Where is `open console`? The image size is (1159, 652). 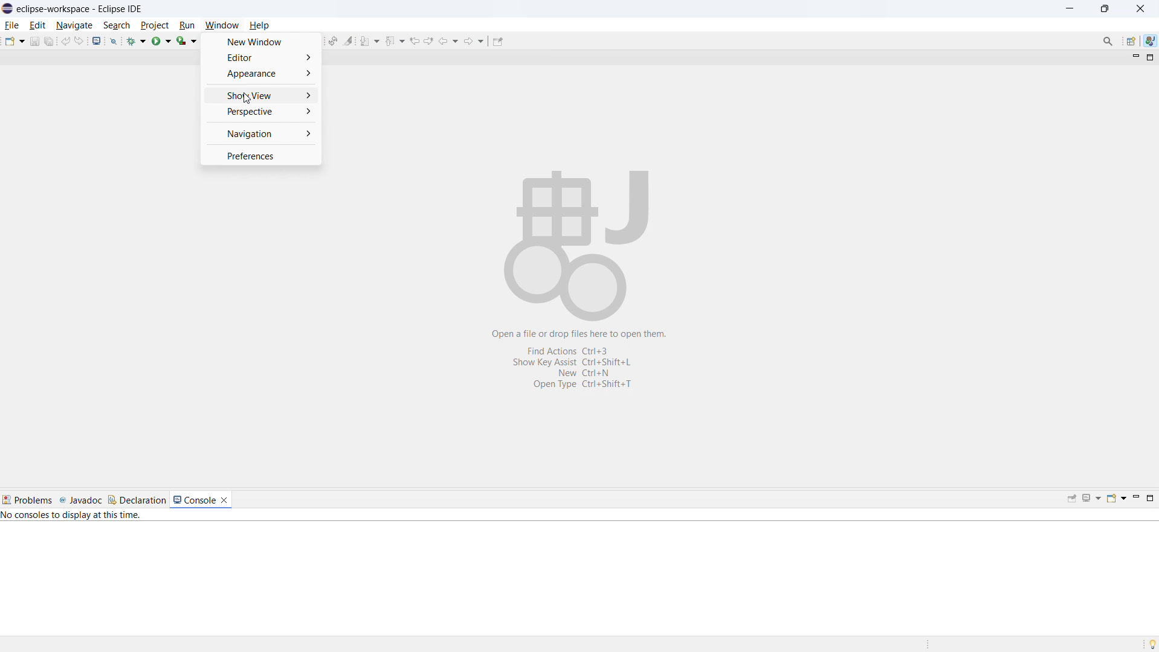 open console is located at coordinates (1115, 499).